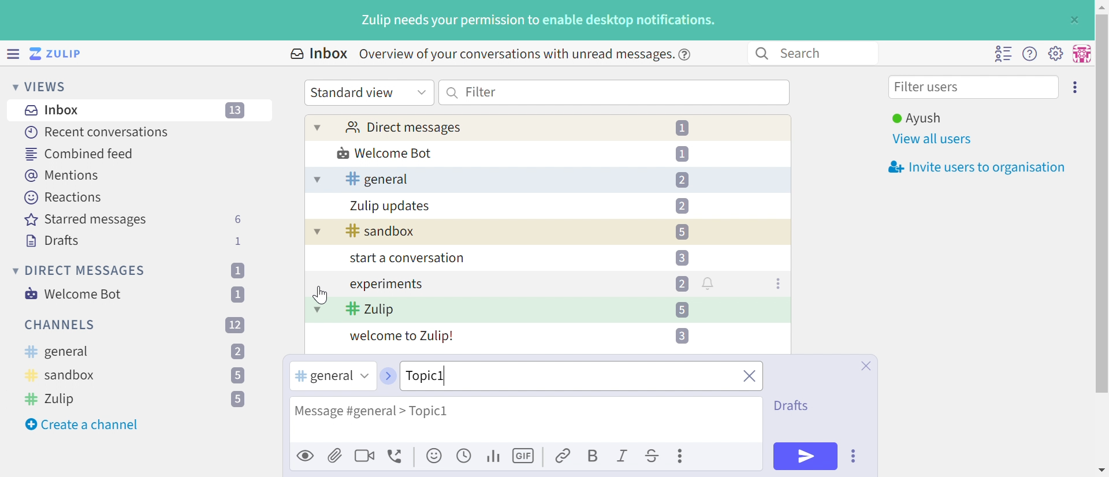 This screenshot has height=477, width=1109. What do you see at coordinates (929, 88) in the screenshot?
I see `Filter users` at bounding box center [929, 88].